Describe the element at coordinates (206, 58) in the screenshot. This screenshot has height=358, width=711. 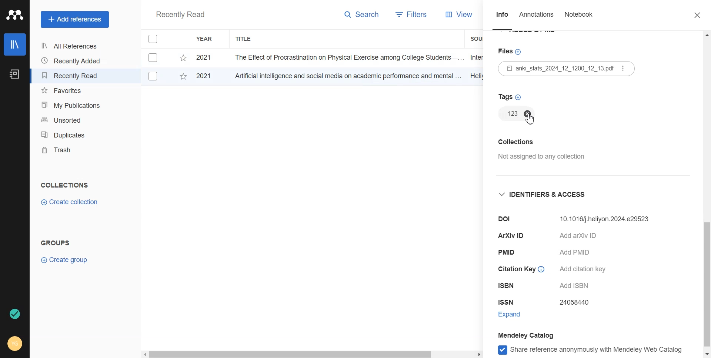
I see `2021` at that location.